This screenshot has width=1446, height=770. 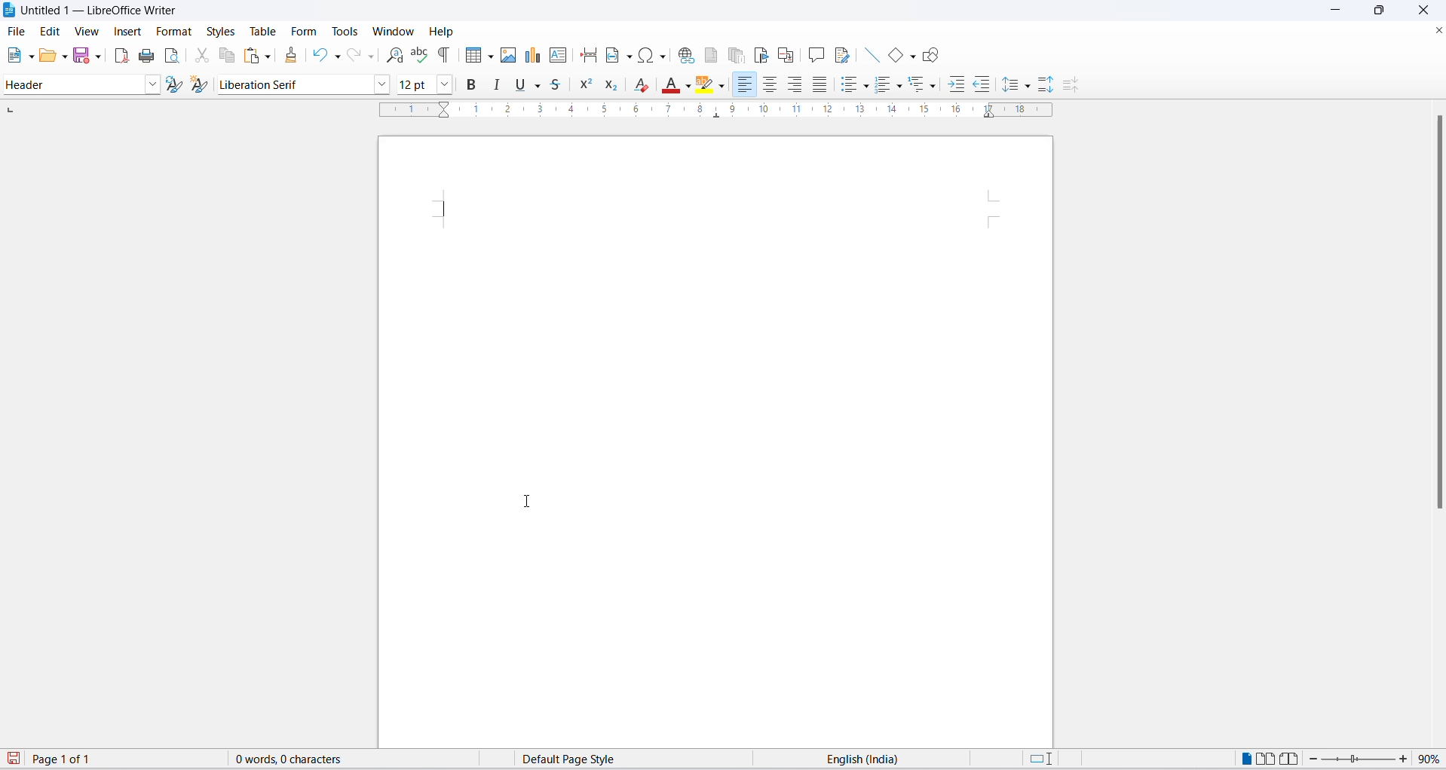 I want to click on text language, so click(x=865, y=759).